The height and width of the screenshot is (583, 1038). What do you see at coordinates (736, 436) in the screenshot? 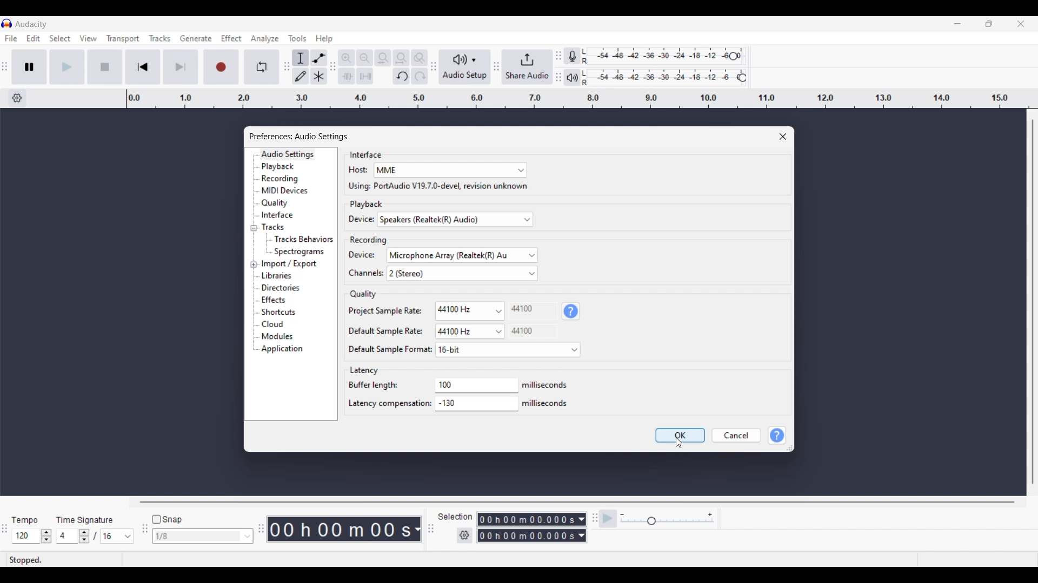
I see `Cancel inputs made` at bounding box center [736, 436].